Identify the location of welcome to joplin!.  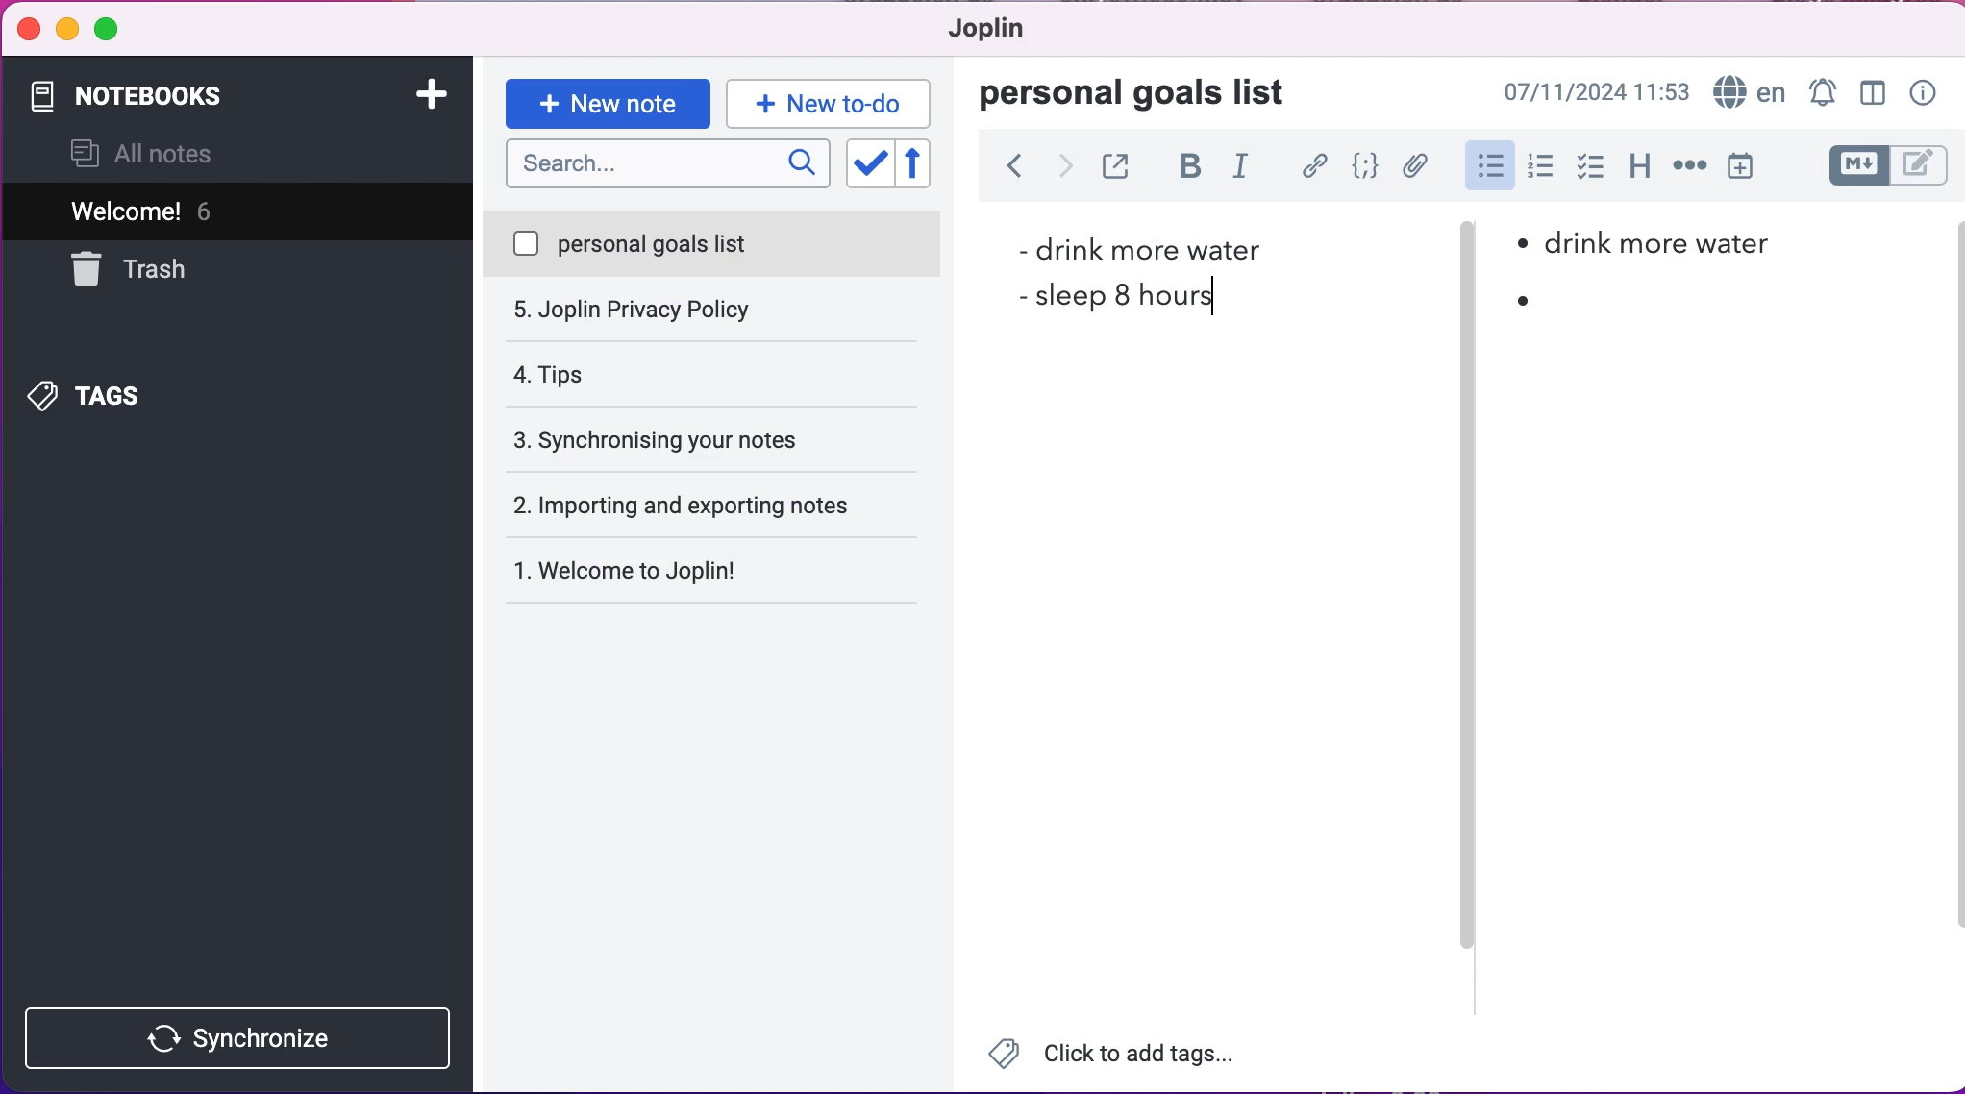
(667, 509).